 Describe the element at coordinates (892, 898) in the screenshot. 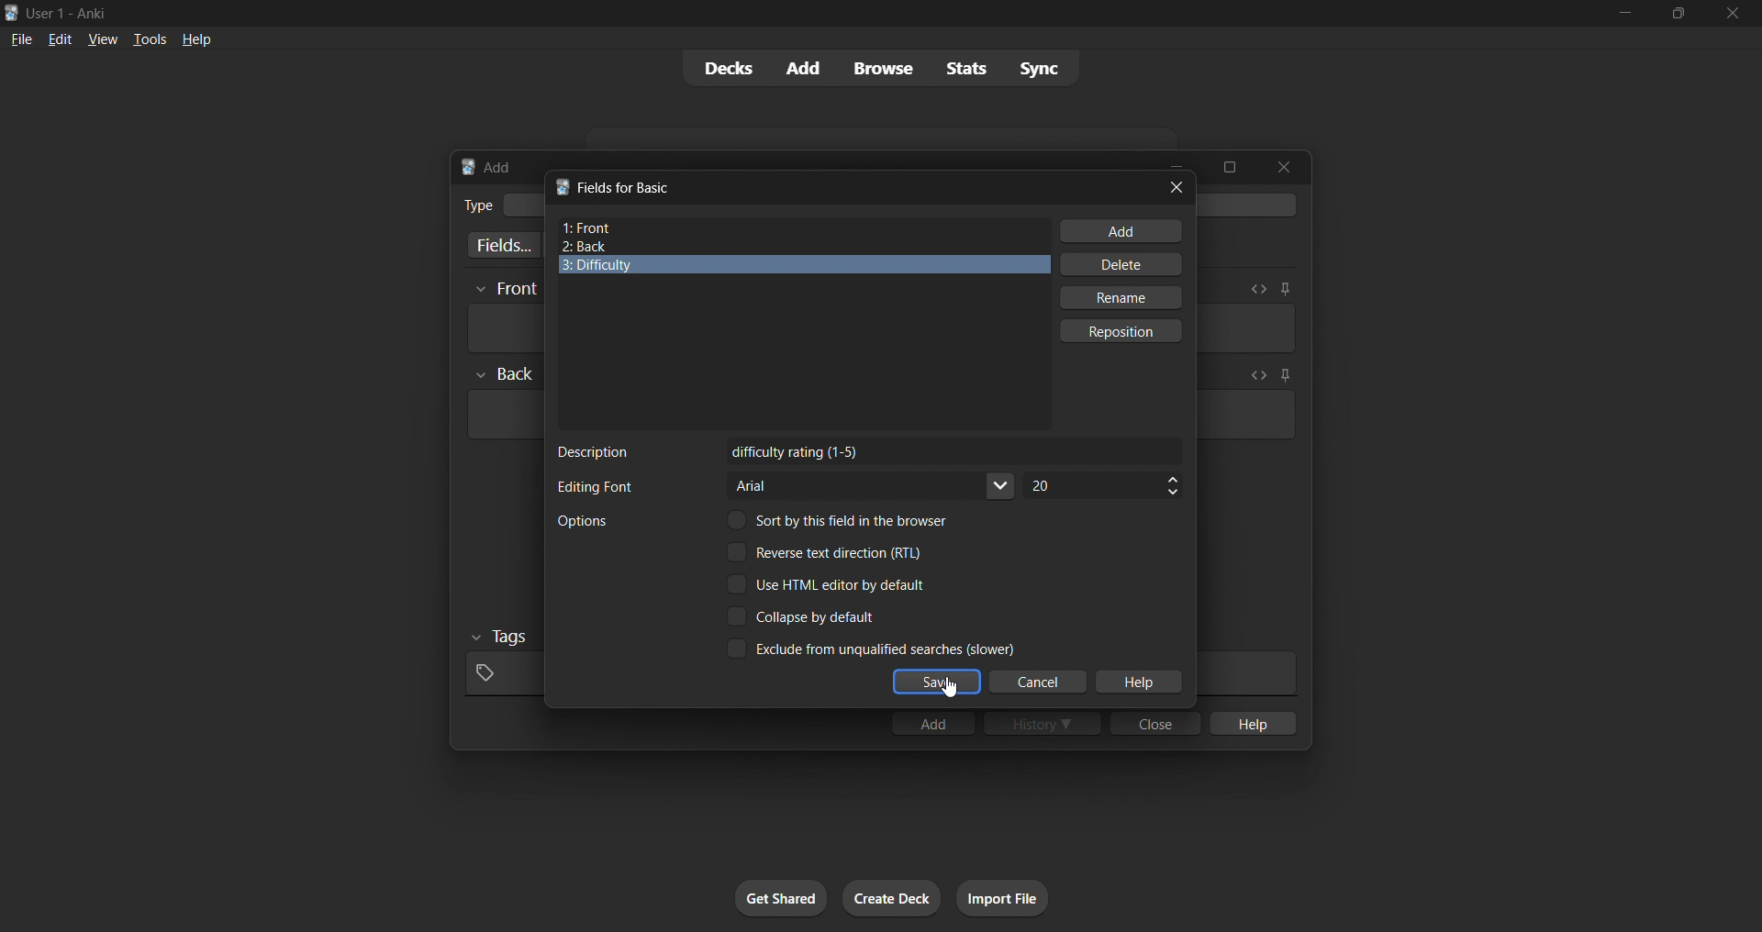

I see `create deck` at that location.